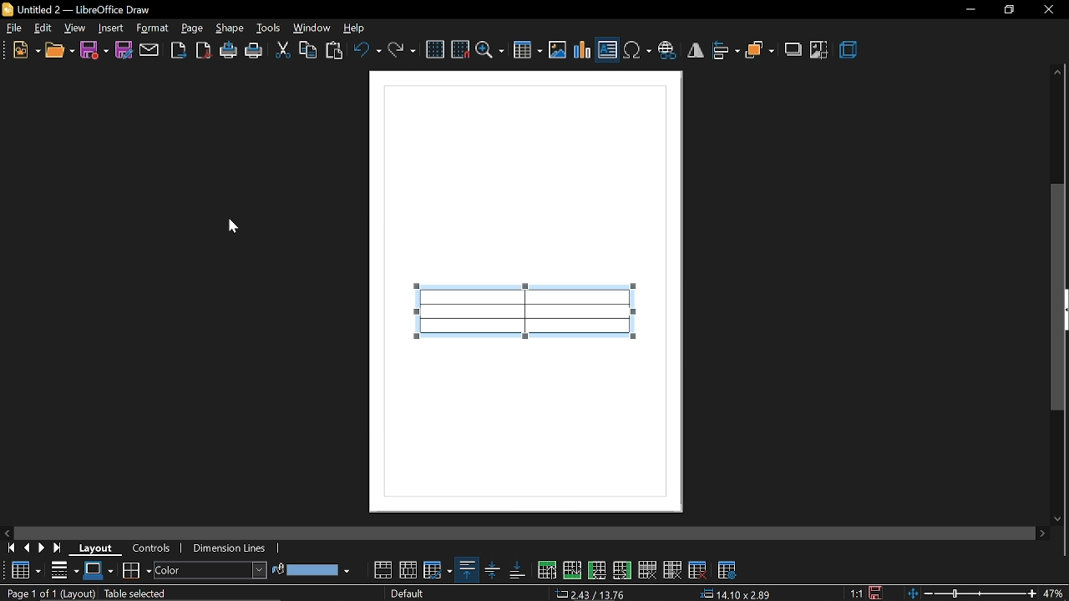 The image size is (1069, 601). I want to click on page, so click(194, 28).